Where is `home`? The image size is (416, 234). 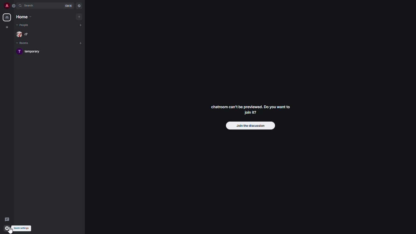 home is located at coordinates (25, 17).